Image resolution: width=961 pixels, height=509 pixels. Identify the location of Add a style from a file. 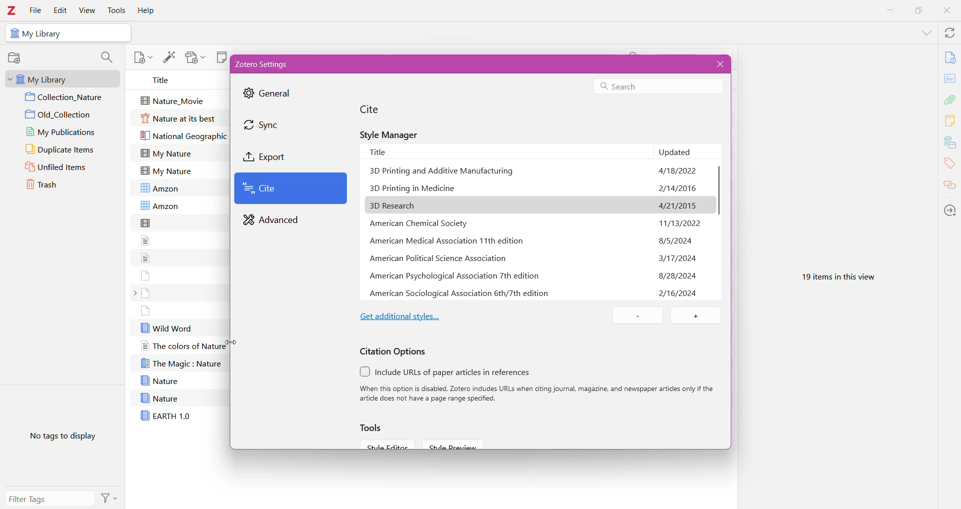
(695, 316).